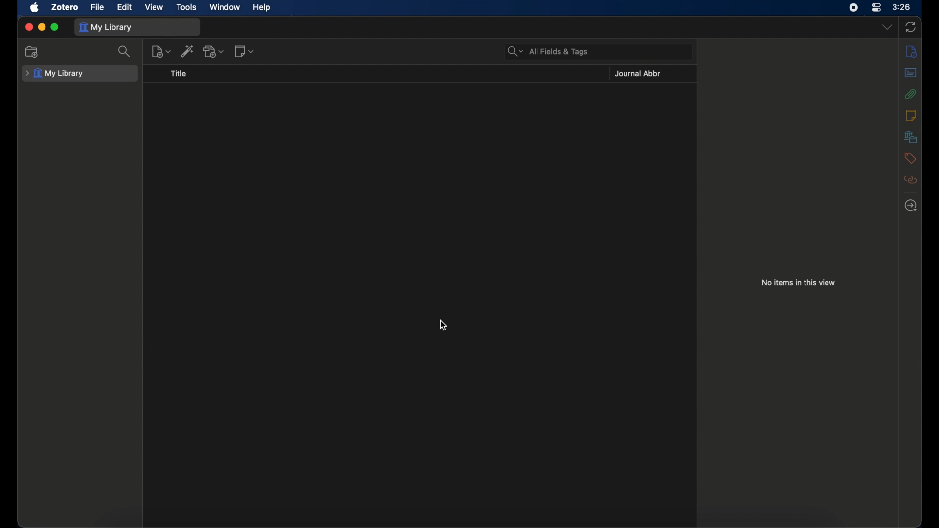 This screenshot has width=939, height=528. Describe the element at coordinates (161, 51) in the screenshot. I see `new item` at that location.